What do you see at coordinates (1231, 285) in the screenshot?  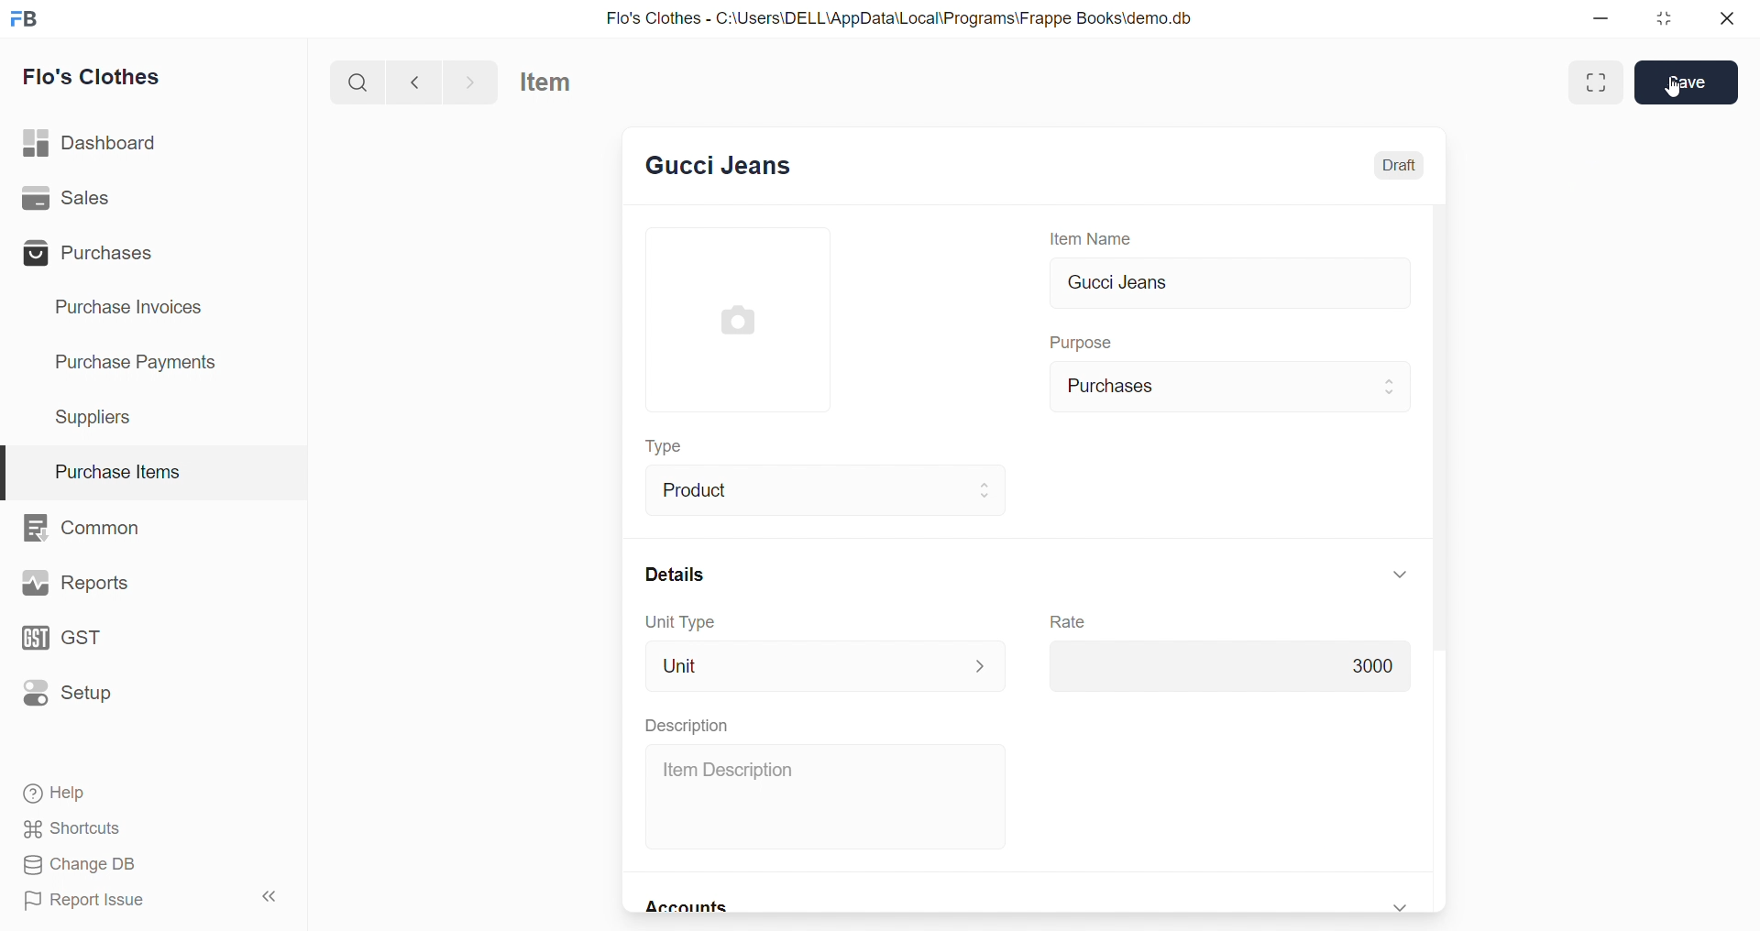 I see `Gucci Jeans` at bounding box center [1231, 285].